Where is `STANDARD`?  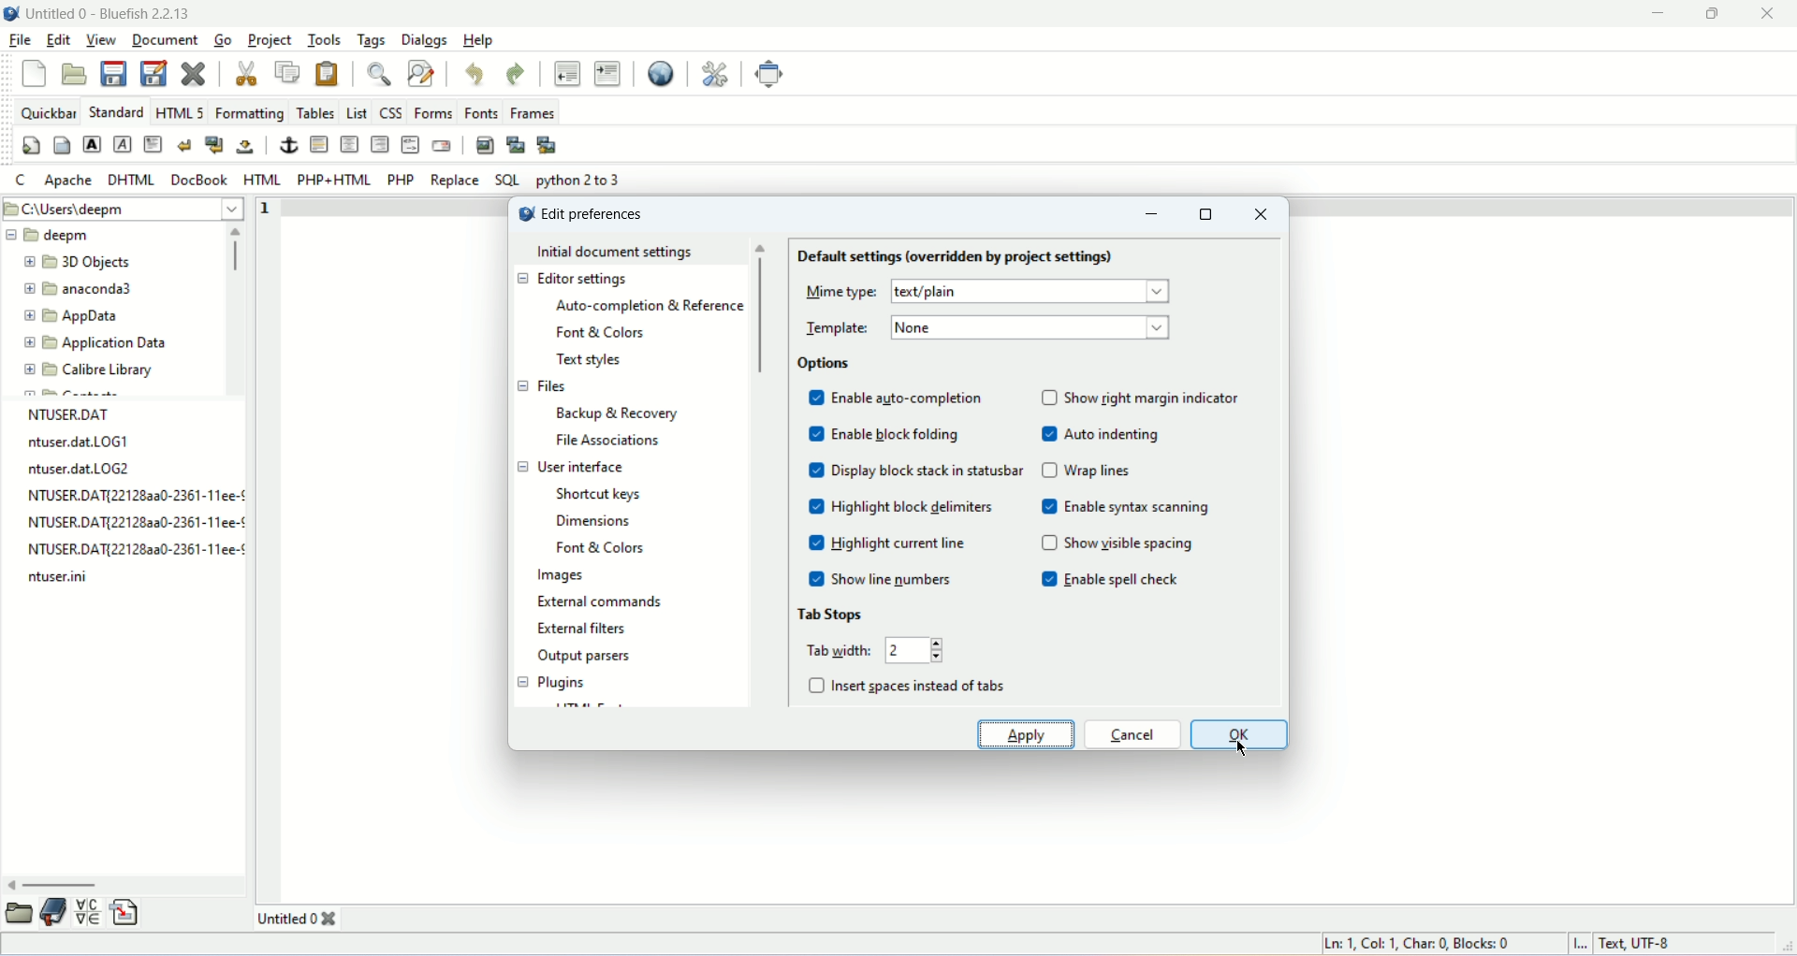 STANDARD is located at coordinates (115, 110).